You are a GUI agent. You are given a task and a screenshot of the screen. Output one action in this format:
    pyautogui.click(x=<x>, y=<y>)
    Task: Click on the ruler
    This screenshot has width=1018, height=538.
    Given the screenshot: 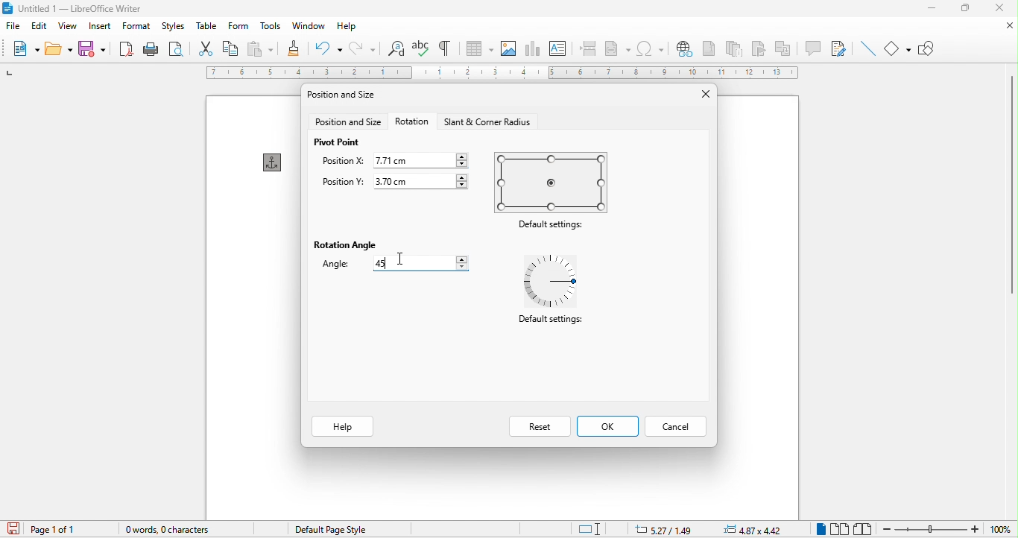 What is the action you would take?
    pyautogui.click(x=503, y=72)
    